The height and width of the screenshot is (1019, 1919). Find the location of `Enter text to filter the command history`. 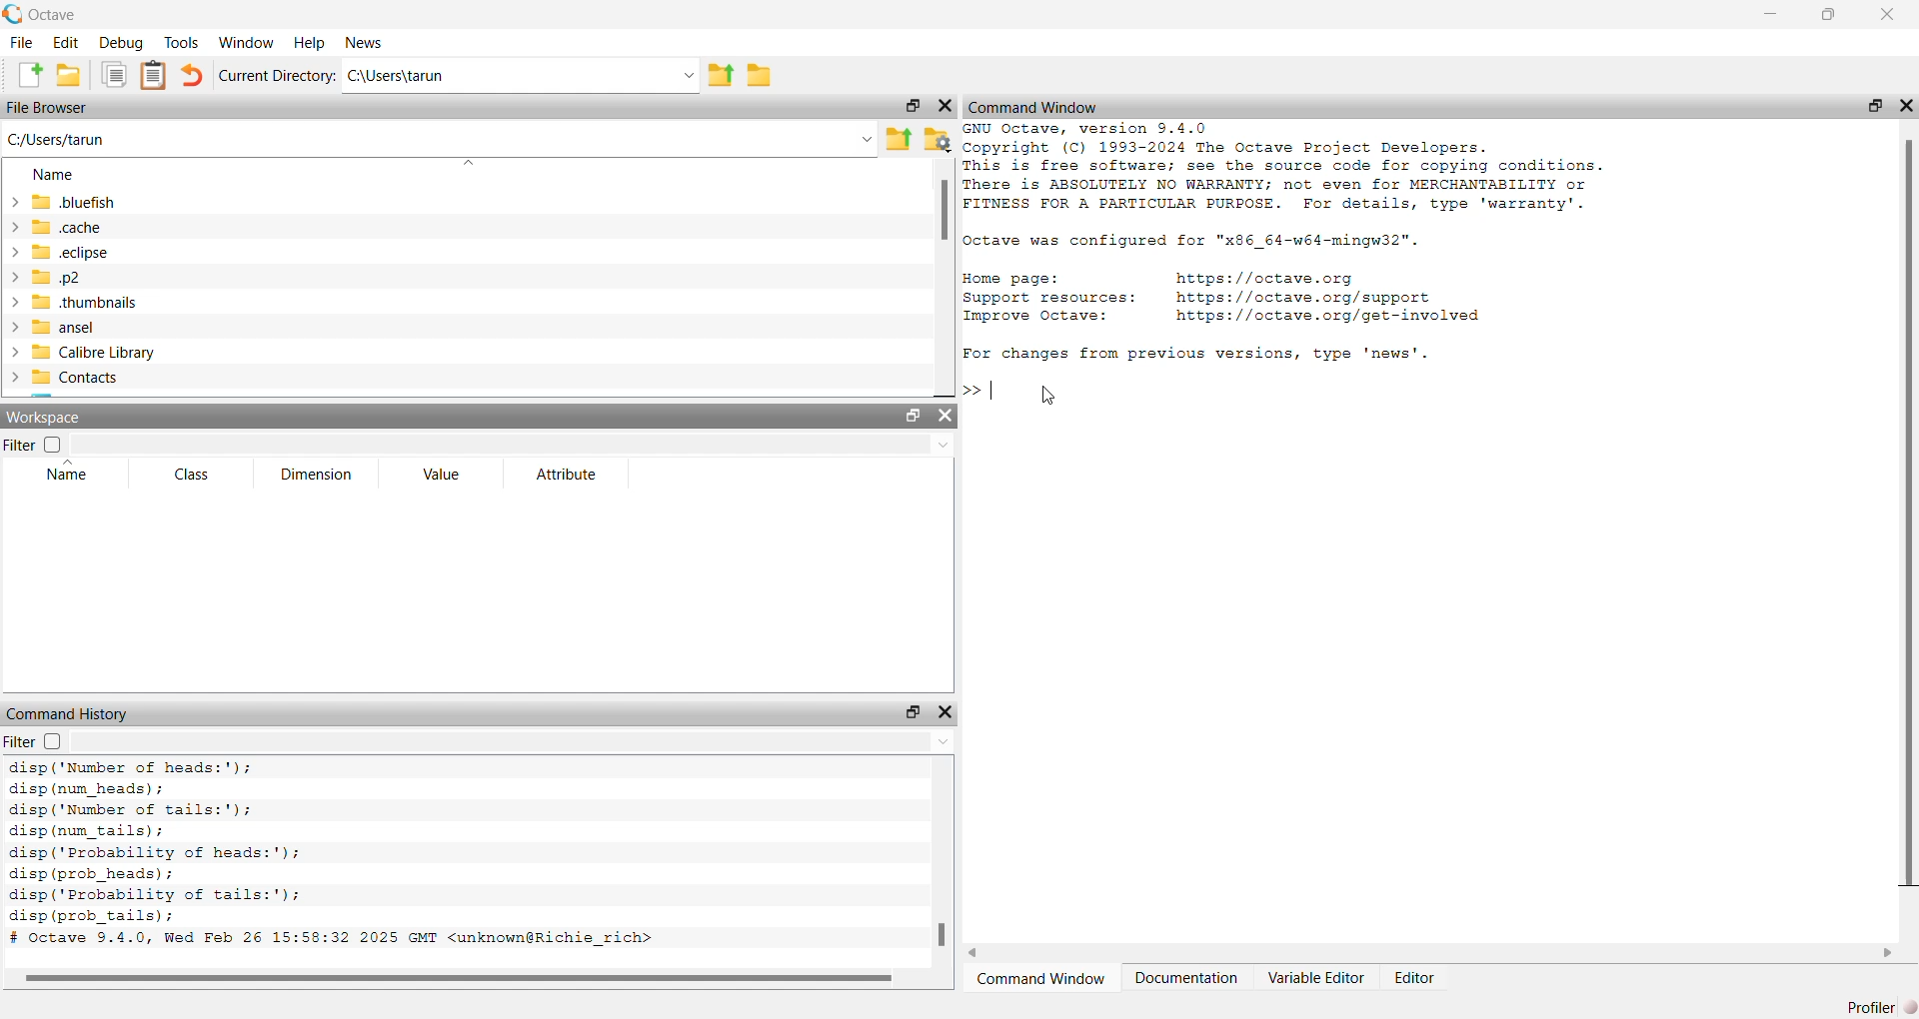

Enter text to filter the command history is located at coordinates (514, 740).